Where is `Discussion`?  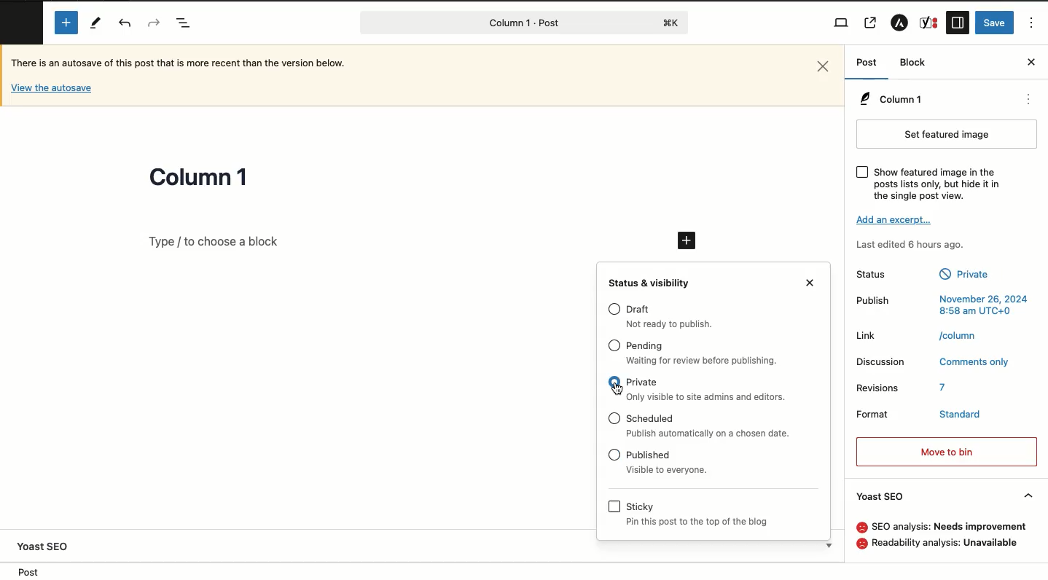 Discussion is located at coordinates (883, 362).